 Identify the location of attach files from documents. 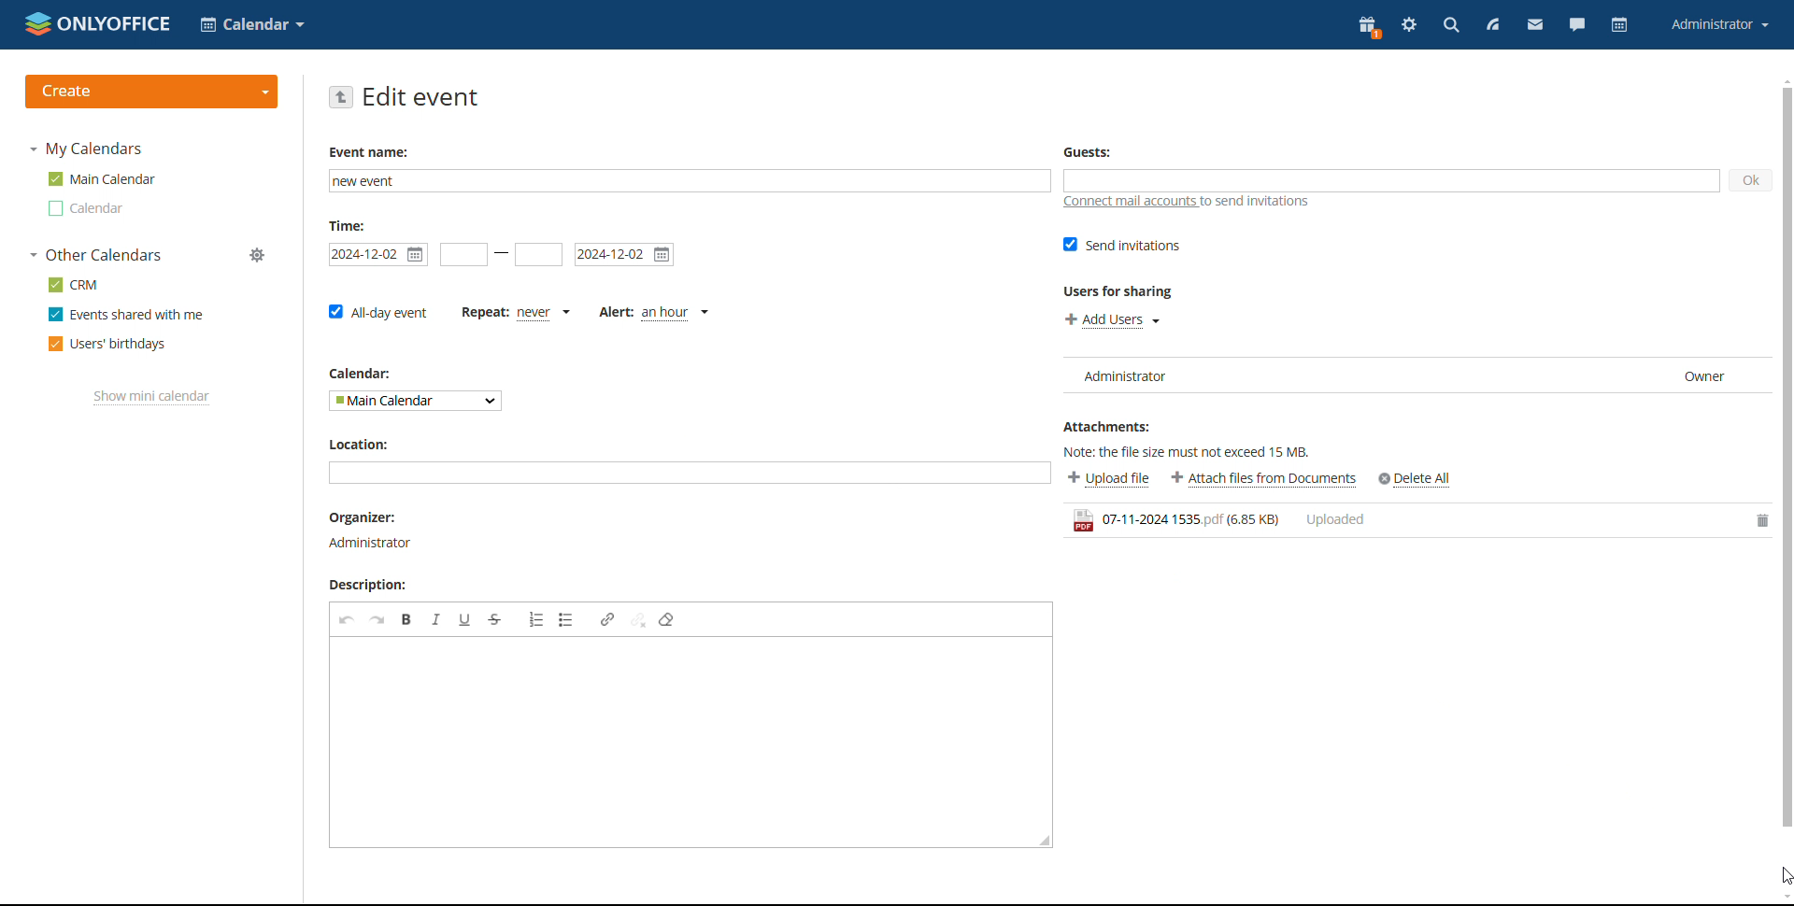
(1265, 479).